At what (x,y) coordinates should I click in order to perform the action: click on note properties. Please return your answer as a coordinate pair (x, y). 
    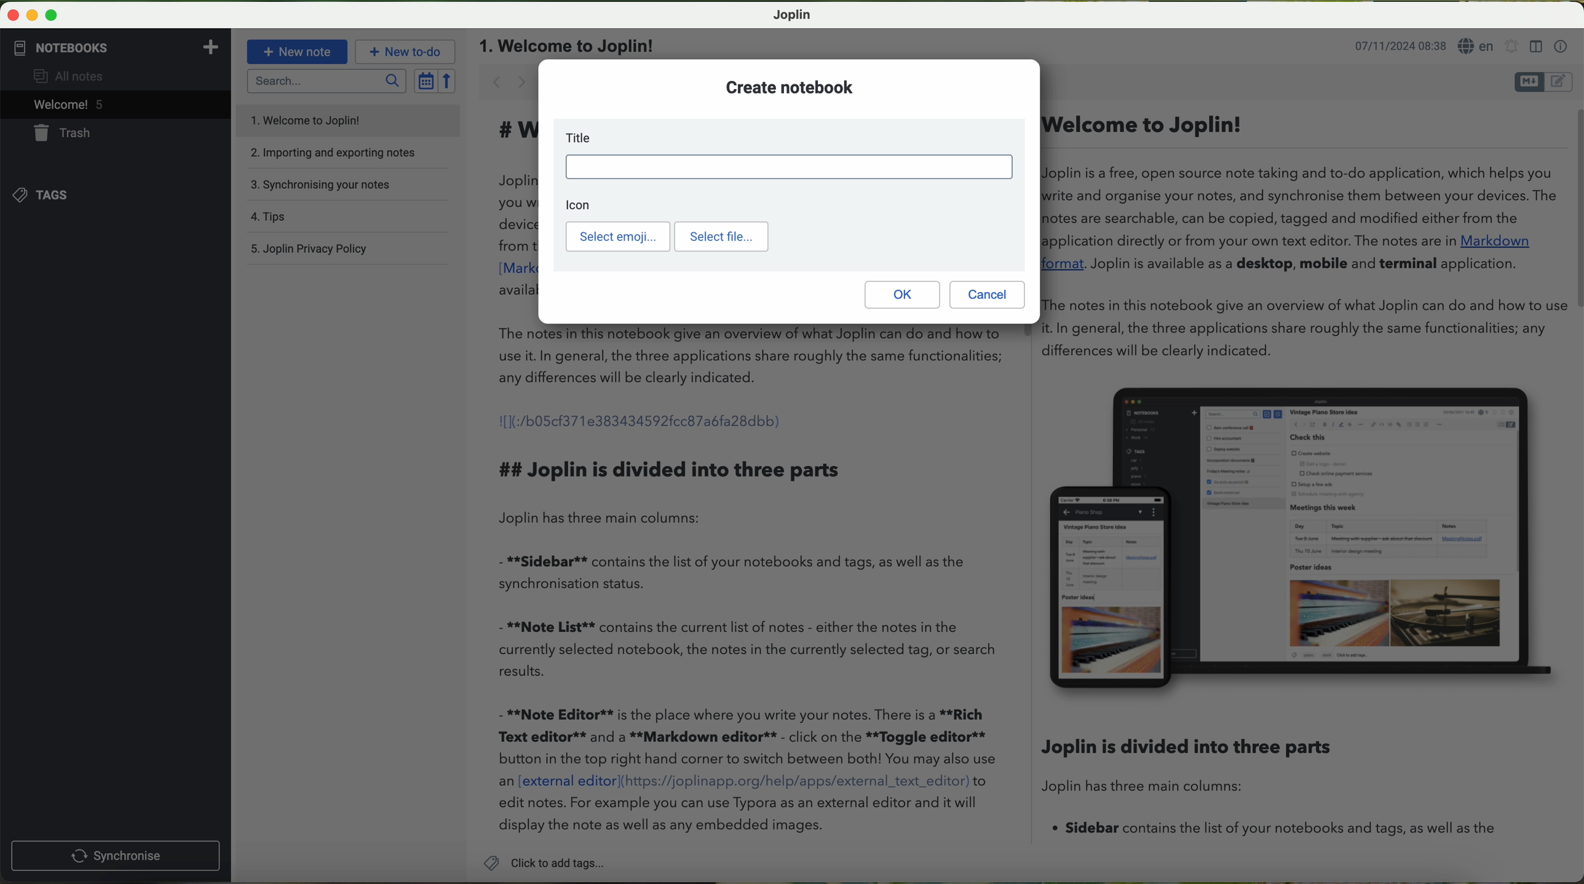
    Looking at the image, I should click on (1561, 45).